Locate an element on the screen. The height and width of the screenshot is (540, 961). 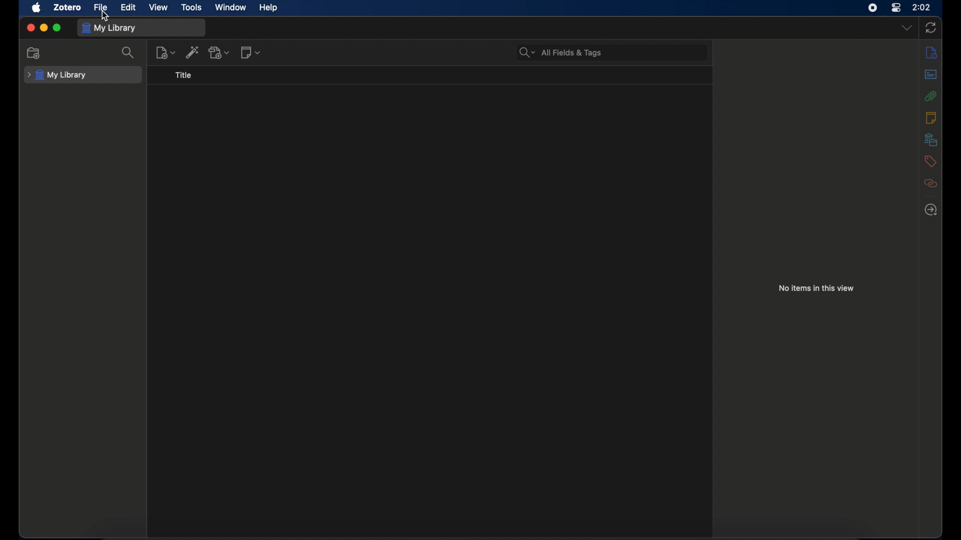
sync is located at coordinates (931, 28).